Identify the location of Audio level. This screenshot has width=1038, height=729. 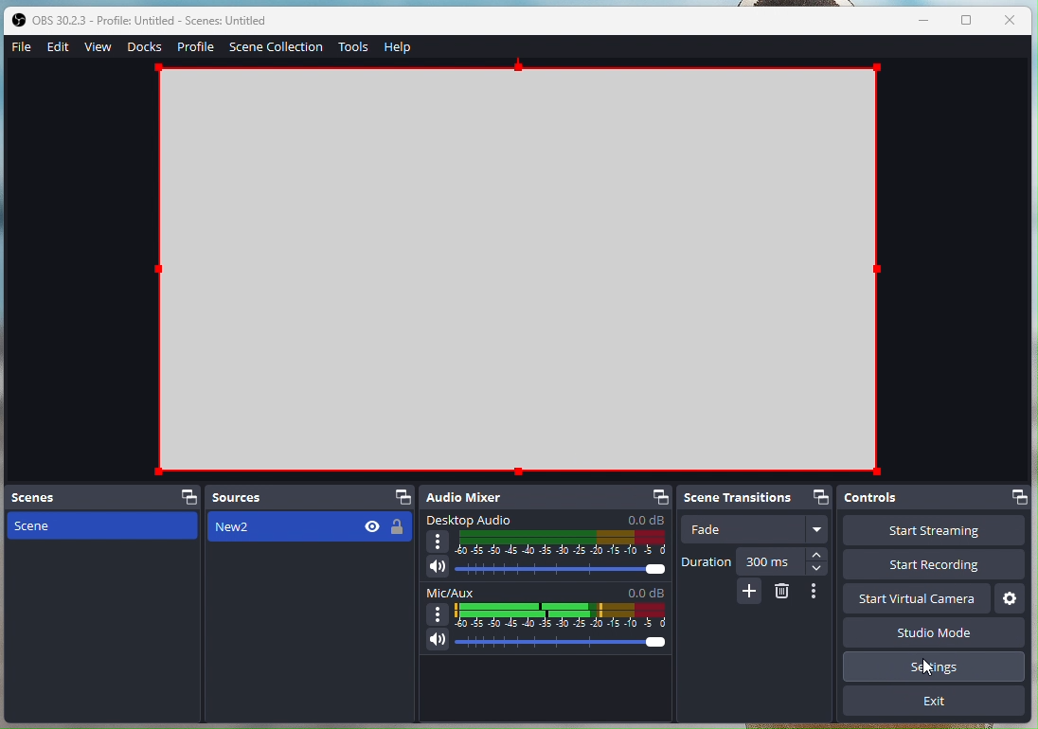
(562, 542).